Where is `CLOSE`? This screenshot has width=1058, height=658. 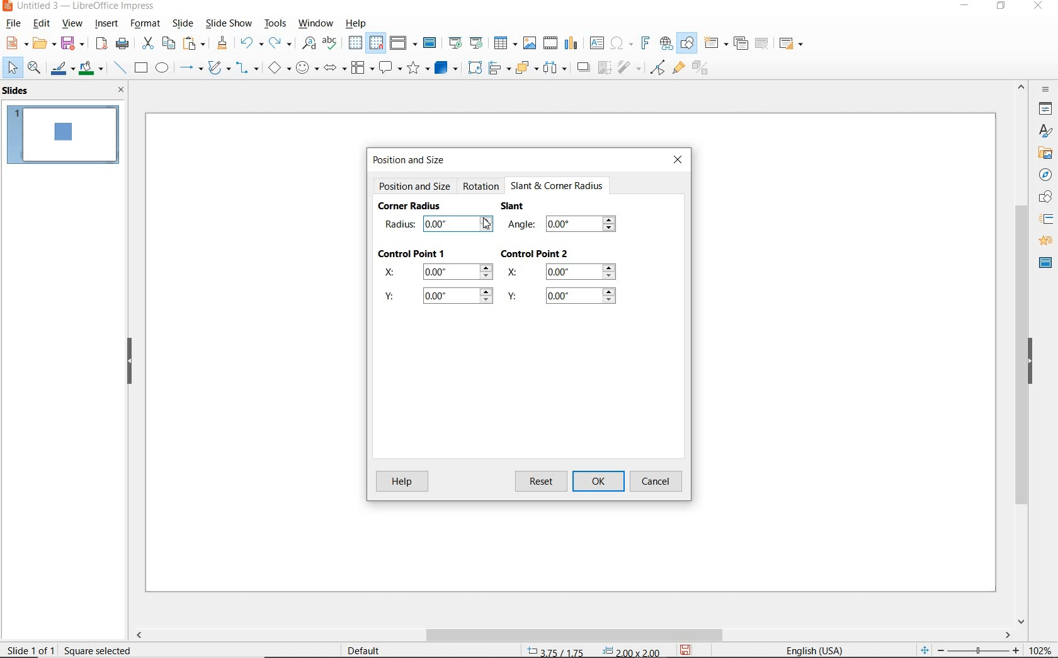
CLOSE is located at coordinates (679, 162).